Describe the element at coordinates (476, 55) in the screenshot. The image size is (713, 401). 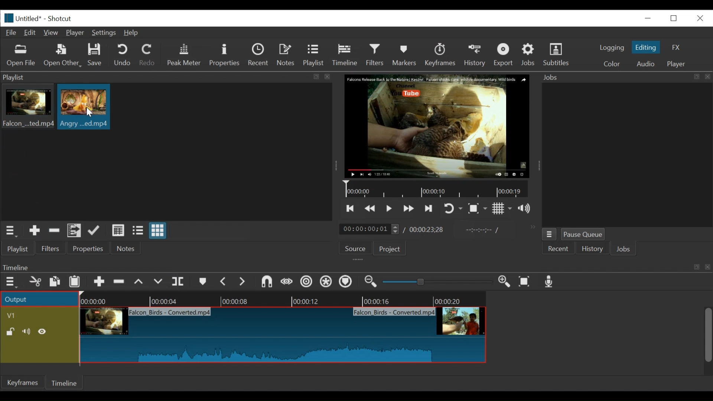
I see `History` at that location.